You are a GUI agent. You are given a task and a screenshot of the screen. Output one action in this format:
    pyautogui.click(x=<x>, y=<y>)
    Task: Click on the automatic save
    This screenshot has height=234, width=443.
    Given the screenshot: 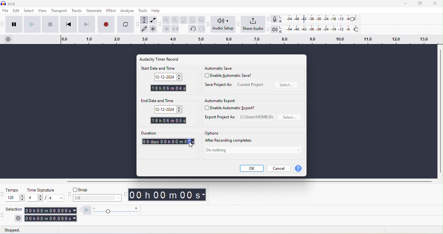 What is the action you would take?
    pyautogui.click(x=221, y=68)
    